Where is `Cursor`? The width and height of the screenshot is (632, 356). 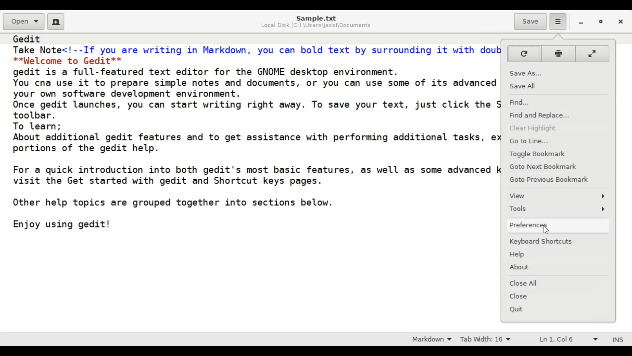
Cursor is located at coordinates (547, 231).